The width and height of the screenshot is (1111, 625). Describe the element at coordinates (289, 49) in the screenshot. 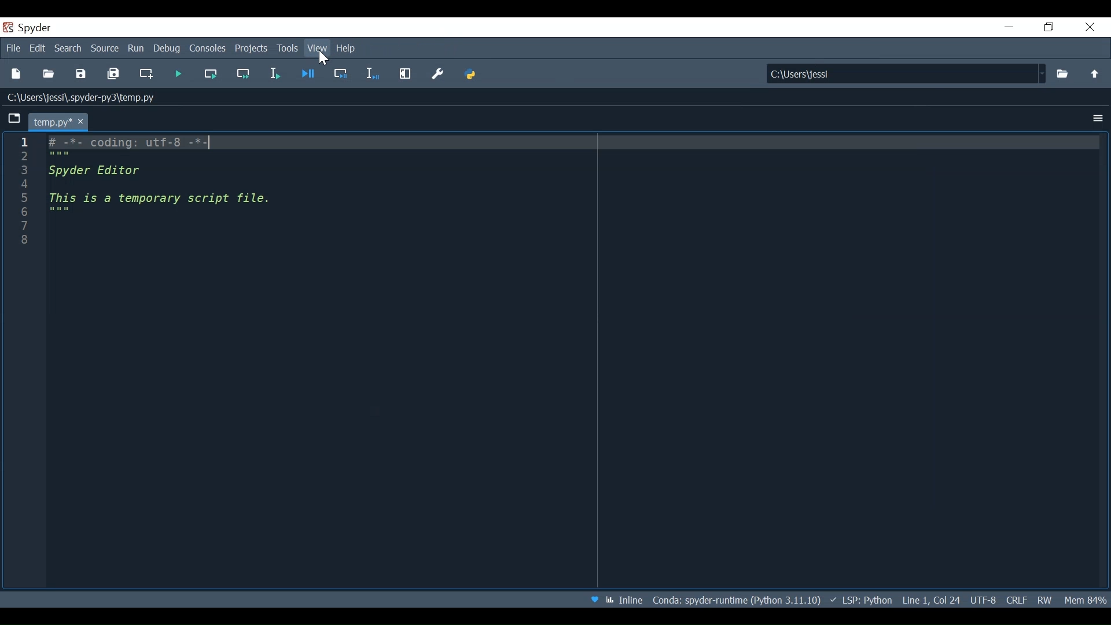

I see `Tools` at that location.